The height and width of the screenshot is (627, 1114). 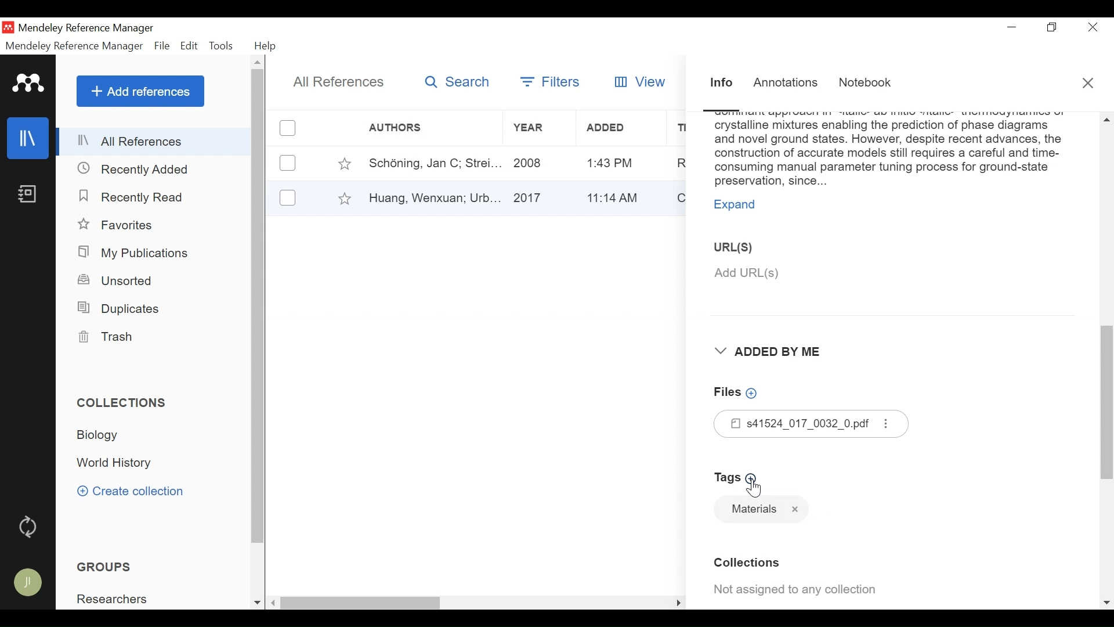 I want to click on Annotations, so click(x=786, y=84).